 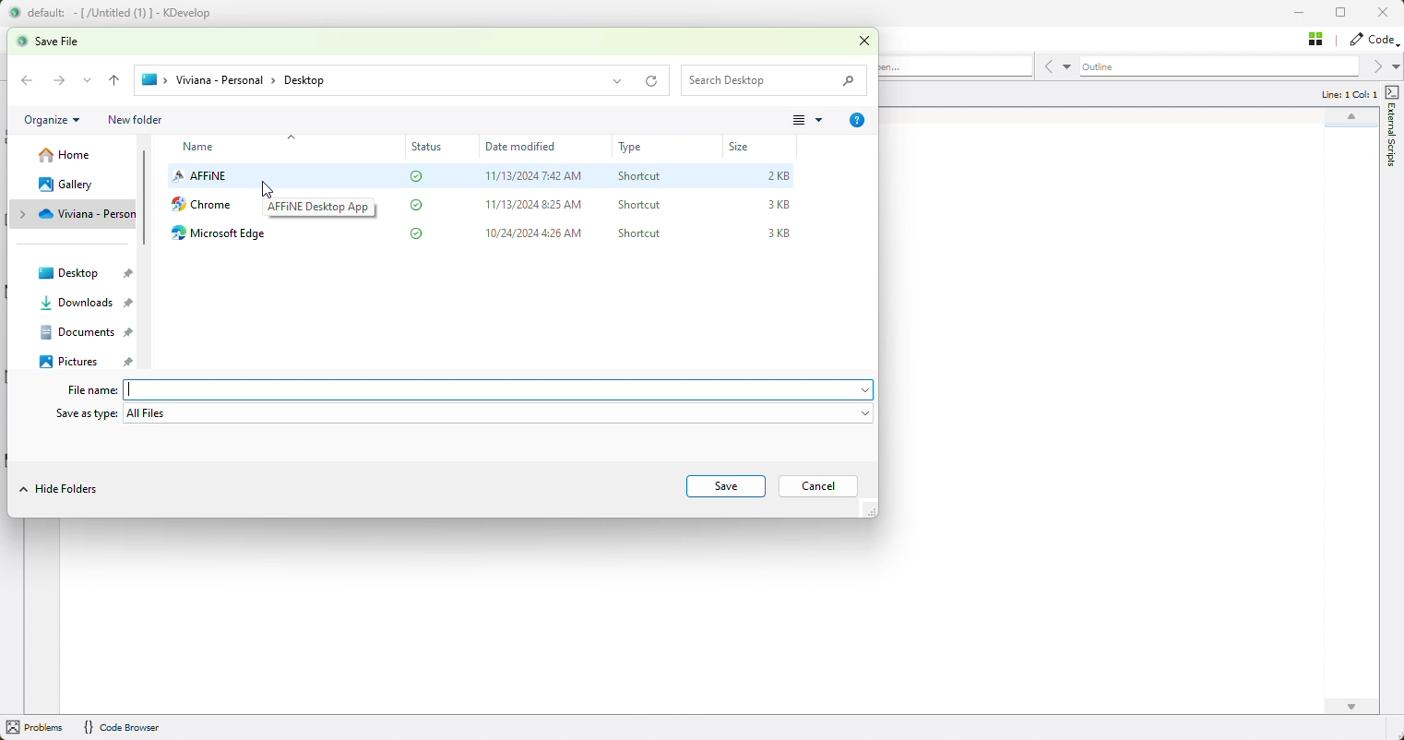 I want to click on type, so click(x=636, y=148).